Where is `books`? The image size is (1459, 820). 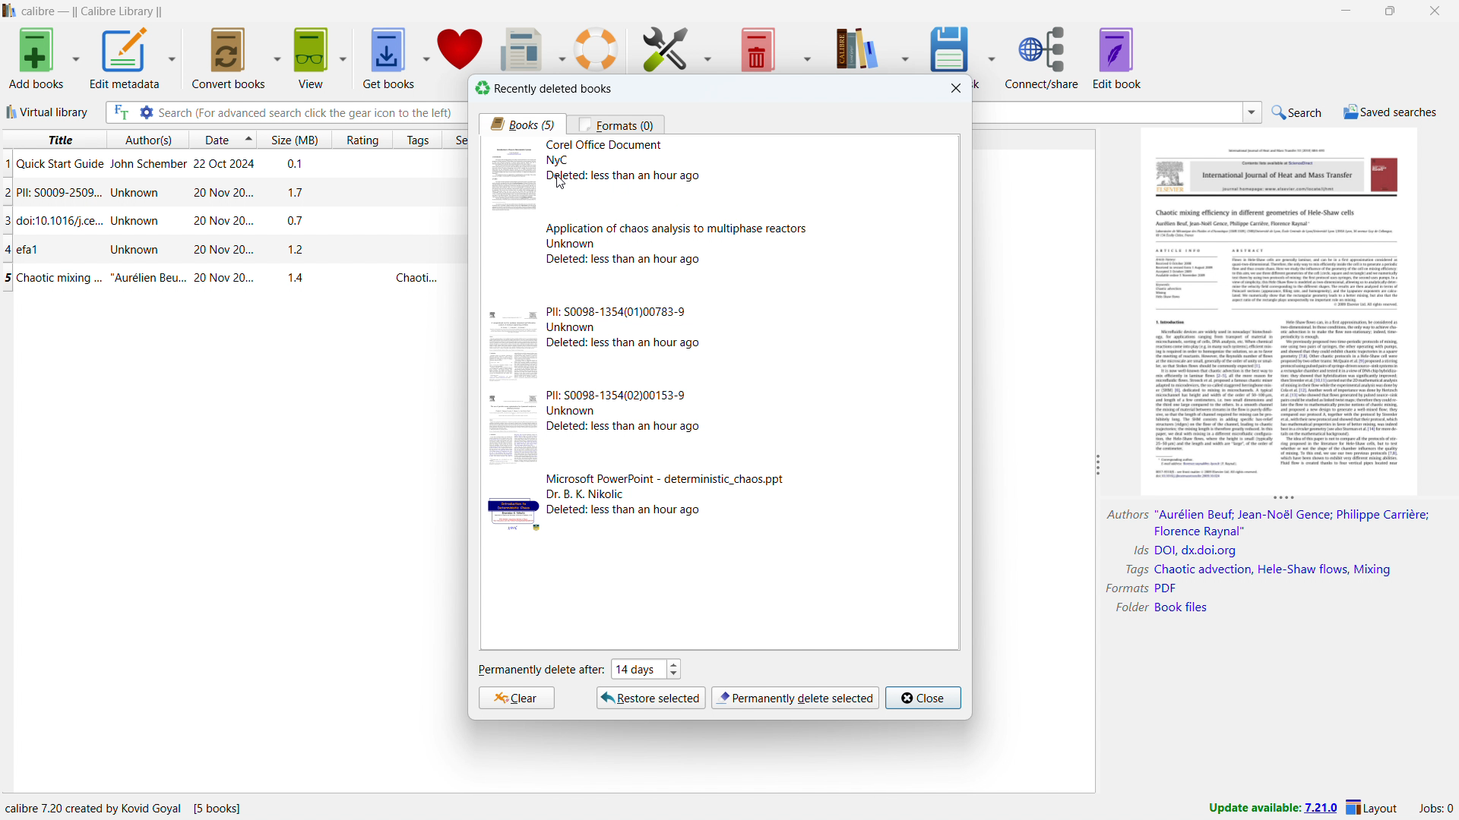 books is located at coordinates (523, 124).